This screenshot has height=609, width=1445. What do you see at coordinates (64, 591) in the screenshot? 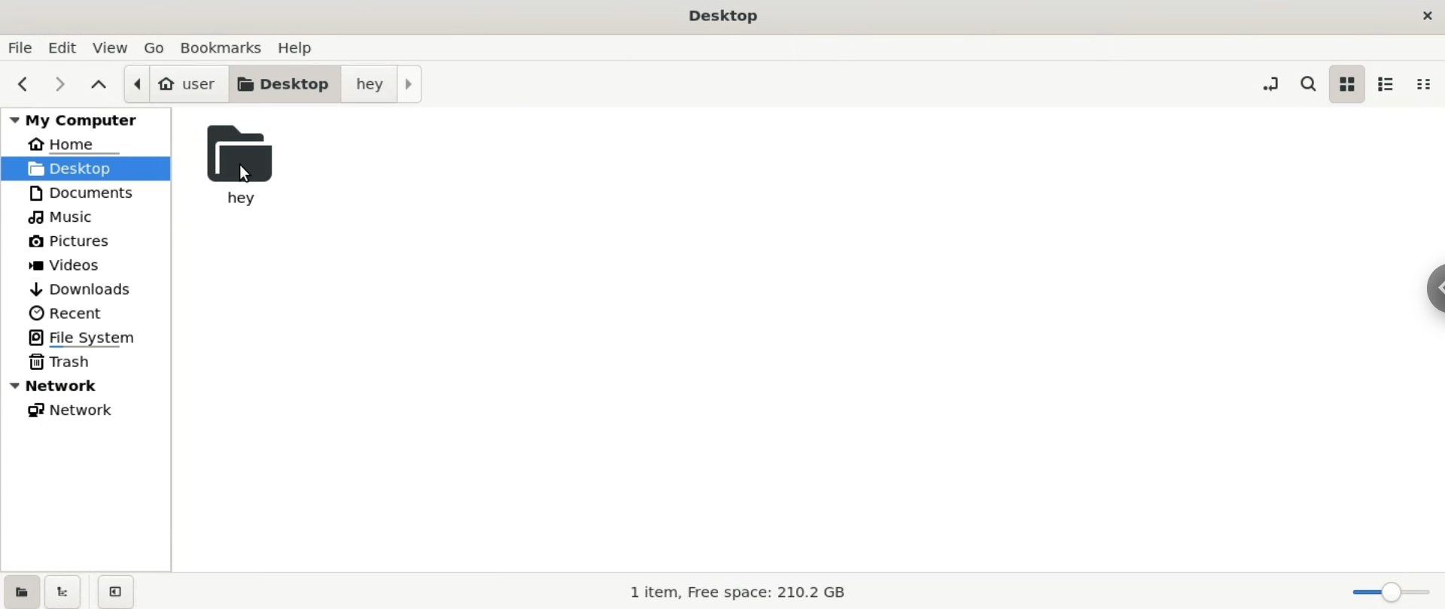
I see `show treeview` at bounding box center [64, 591].